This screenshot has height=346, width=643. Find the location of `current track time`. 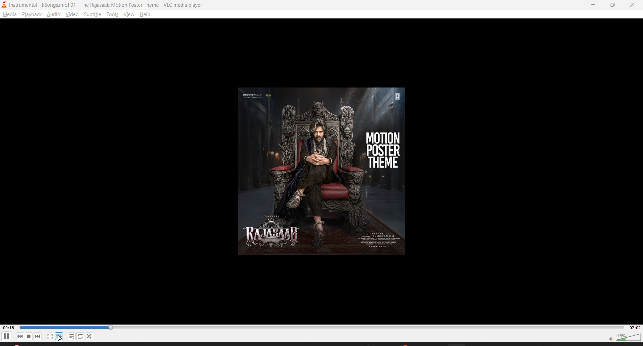

current track time is located at coordinates (9, 327).